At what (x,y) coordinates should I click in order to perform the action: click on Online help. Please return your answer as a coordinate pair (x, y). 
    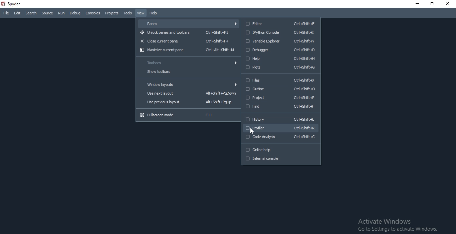
    Looking at the image, I should click on (281, 149).